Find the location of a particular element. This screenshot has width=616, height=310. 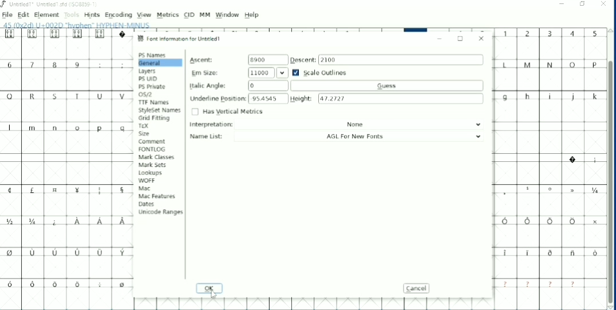

Vertical scrollbar is located at coordinates (610, 184).